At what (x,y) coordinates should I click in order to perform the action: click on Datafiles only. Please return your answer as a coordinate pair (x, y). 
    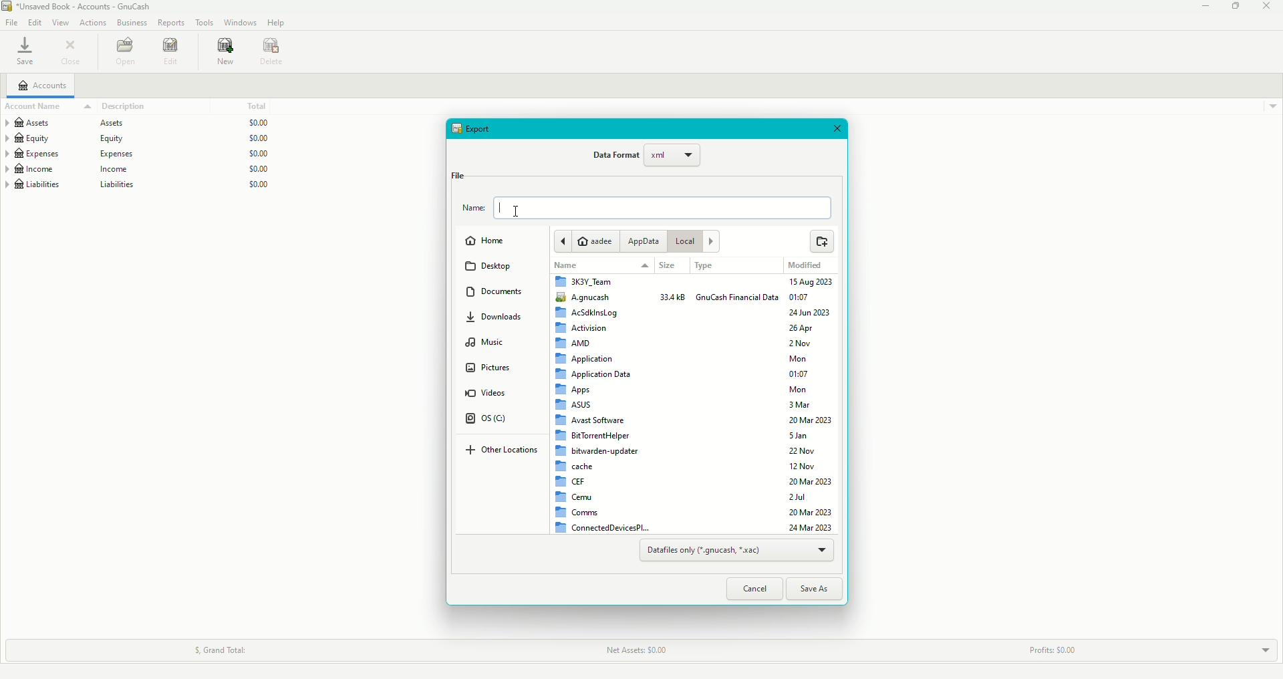
    Looking at the image, I should click on (736, 551).